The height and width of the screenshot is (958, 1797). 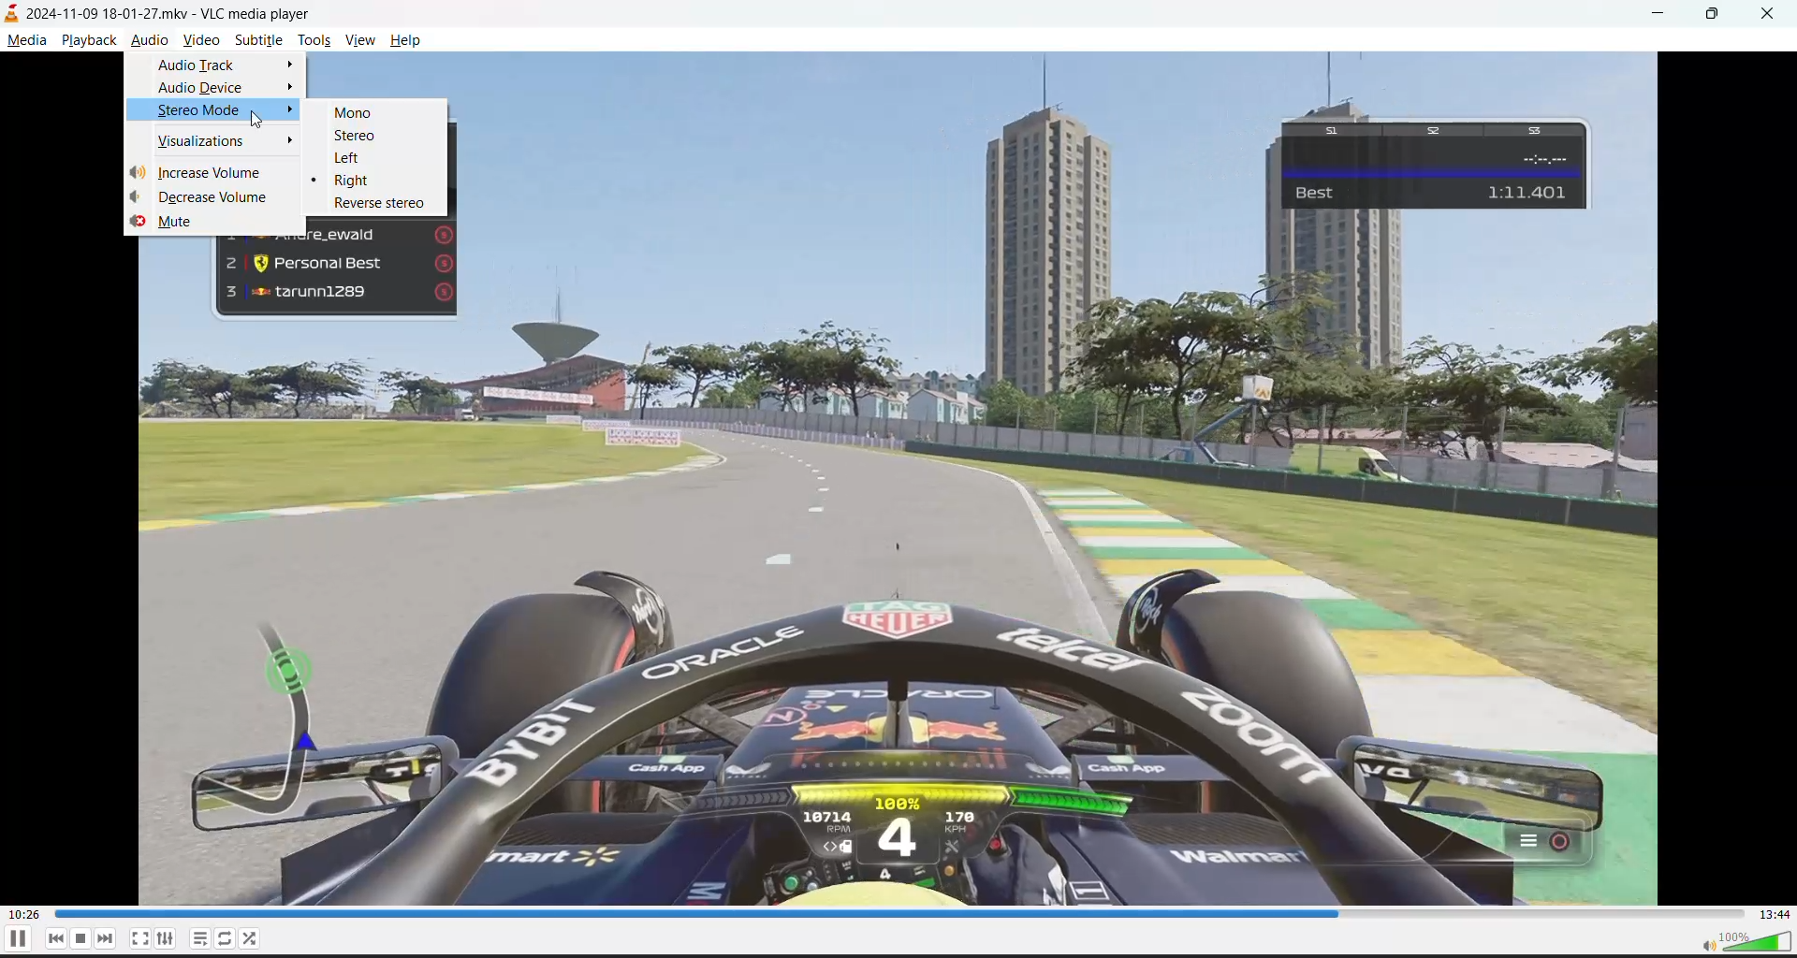 What do you see at coordinates (226, 87) in the screenshot?
I see `audio device` at bounding box center [226, 87].